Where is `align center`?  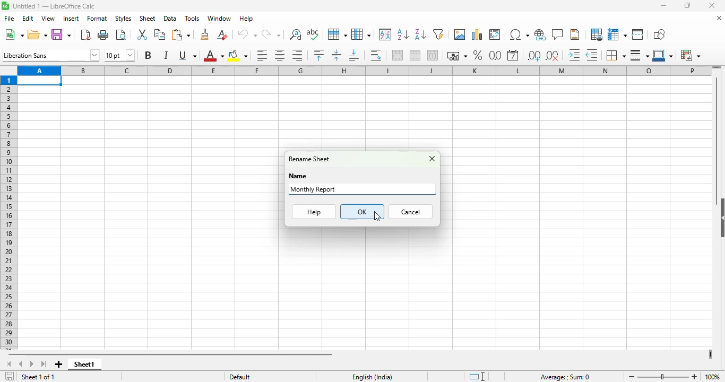
align center is located at coordinates (280, 55).